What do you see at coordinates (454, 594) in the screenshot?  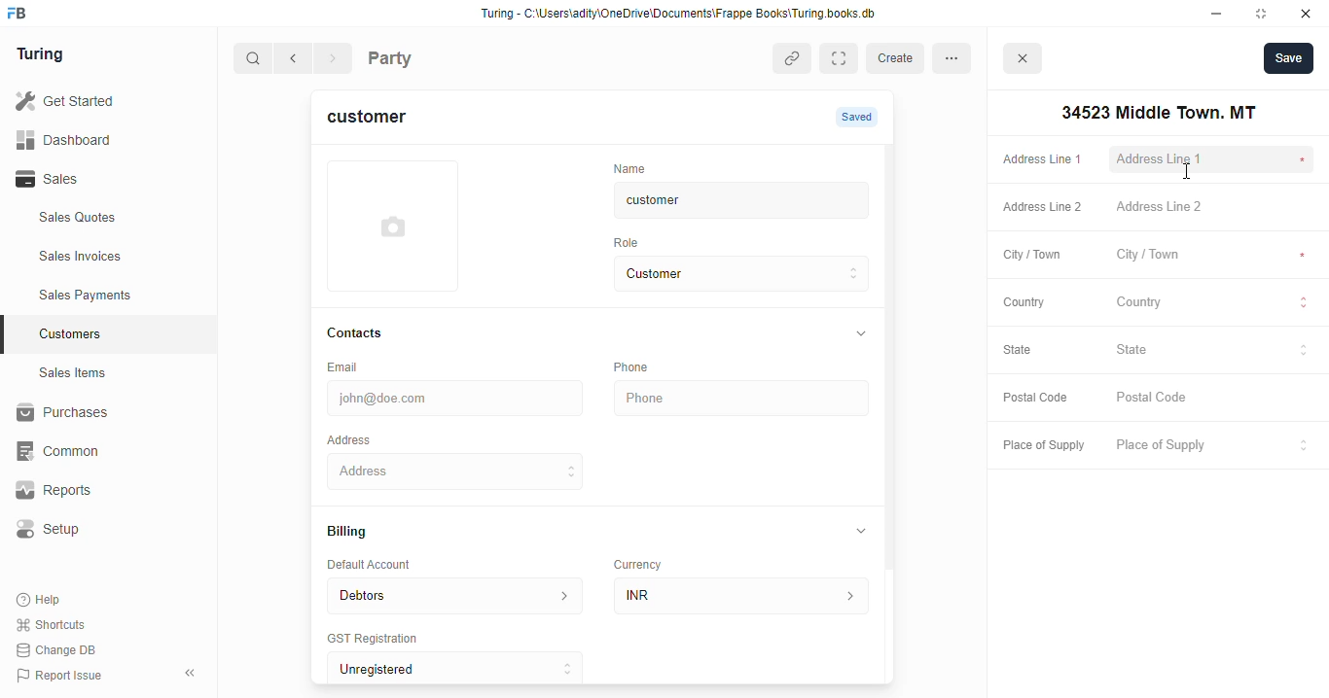 I see `Debtors` at bounding box center [454, 594].